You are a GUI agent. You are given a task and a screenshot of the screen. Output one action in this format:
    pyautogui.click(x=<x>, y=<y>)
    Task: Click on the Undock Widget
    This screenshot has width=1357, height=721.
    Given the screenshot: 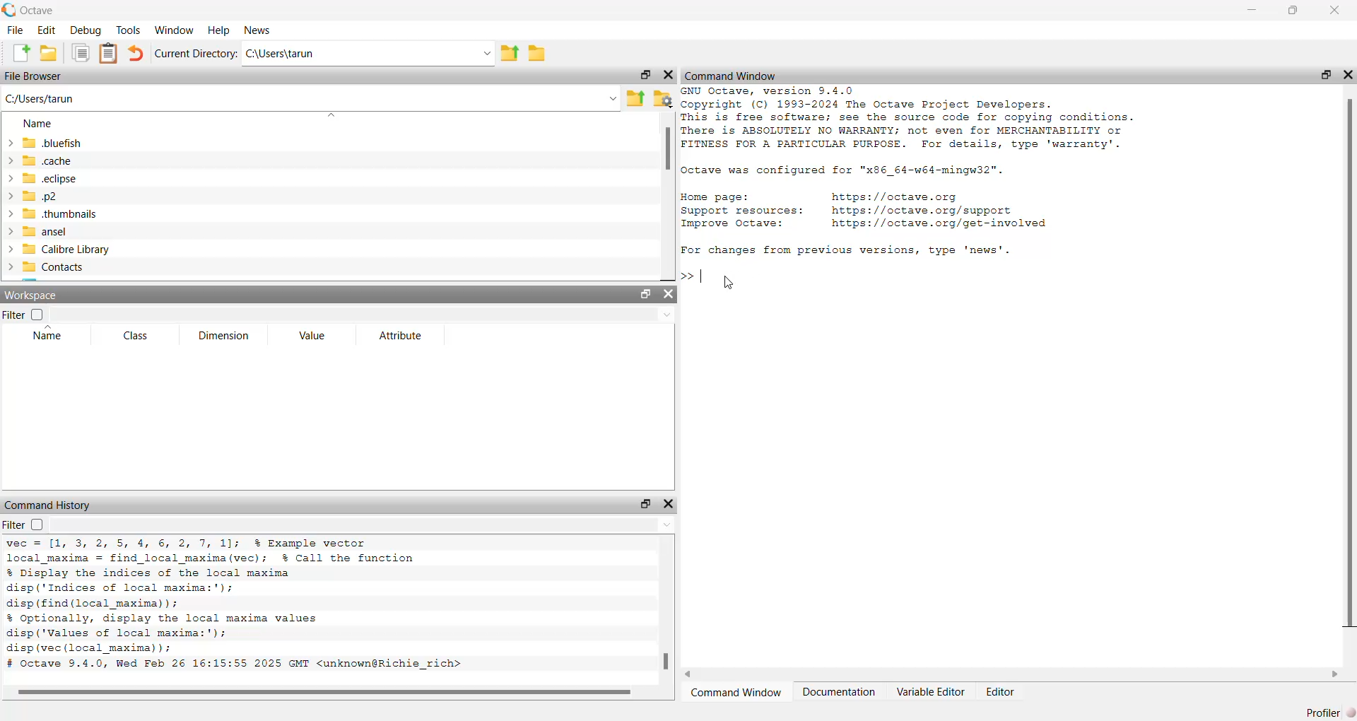 What is the action you would take?
    pyautogui.click(x=644, y=294)
    